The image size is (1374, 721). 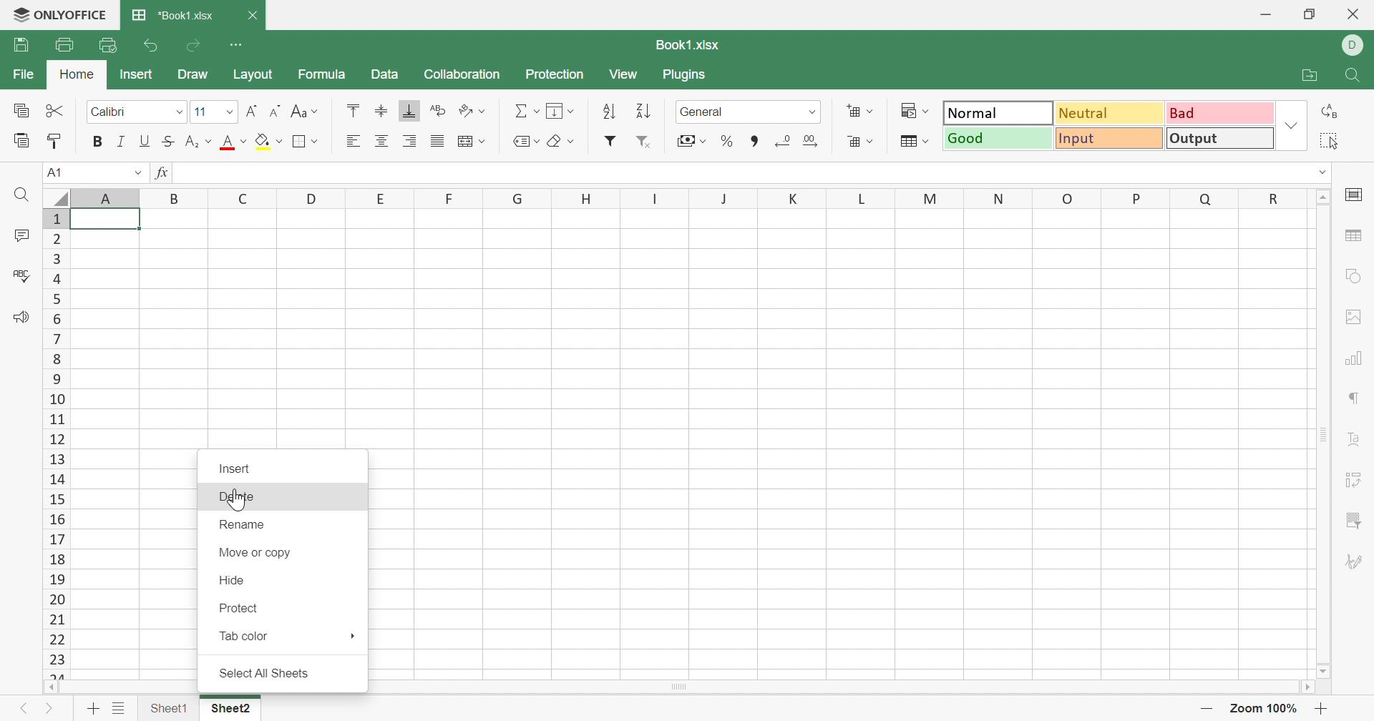 What do you see at coordinates (231, 112) in the screenshot?
I see `Drop Down` at bounding box center [231, 112].